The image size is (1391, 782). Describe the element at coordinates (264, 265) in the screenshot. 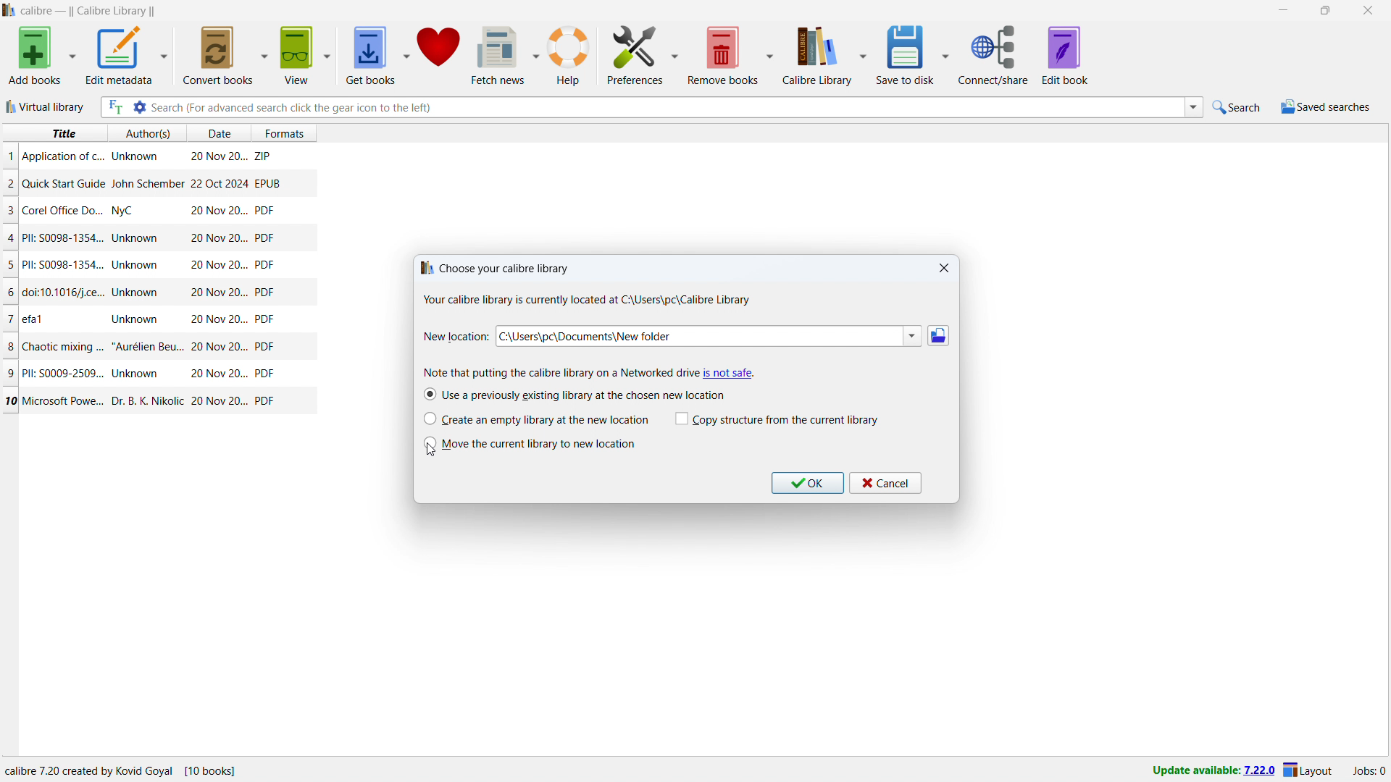

I see `PDF` at that location.